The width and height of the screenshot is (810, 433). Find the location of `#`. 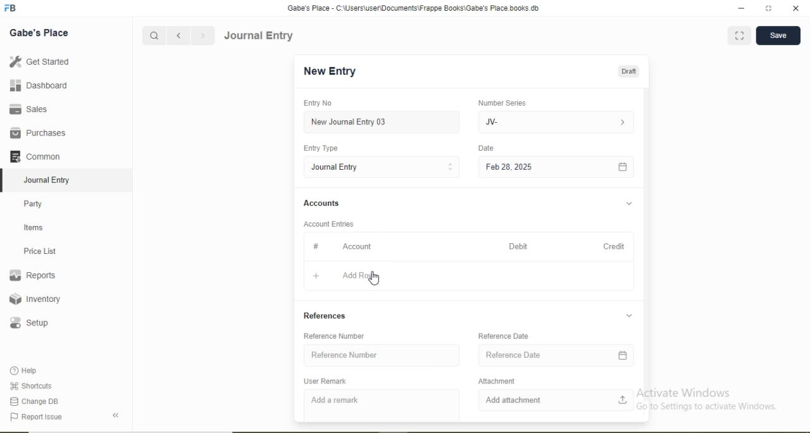

# is located at coordinates (316, 246).